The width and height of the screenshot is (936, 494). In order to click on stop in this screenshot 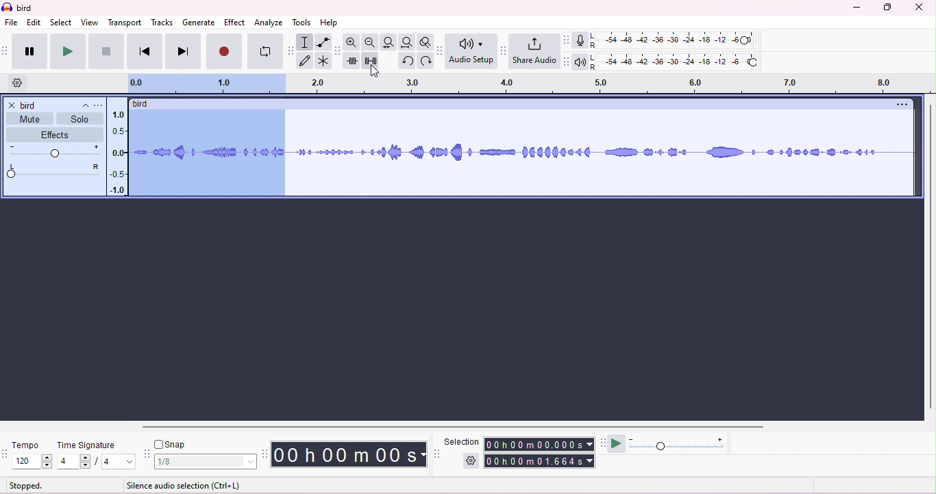, I will do `click(106, 51)`.